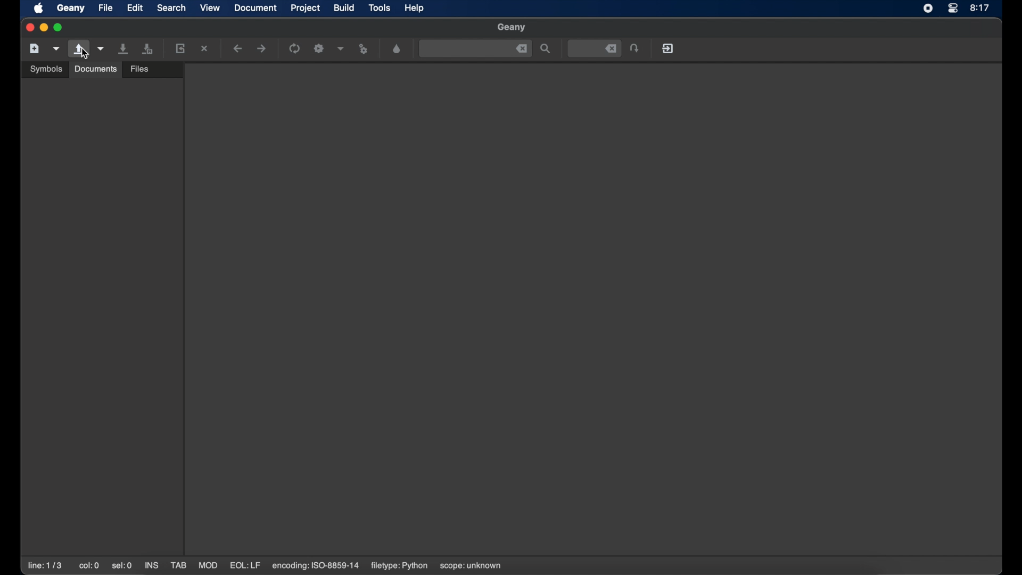 This screenshot has width=1022, height=575. I want to click on file, so click(105, 7).